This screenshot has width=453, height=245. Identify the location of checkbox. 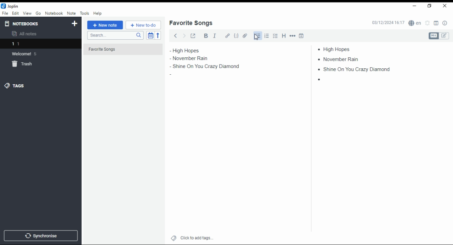
(275, 36).